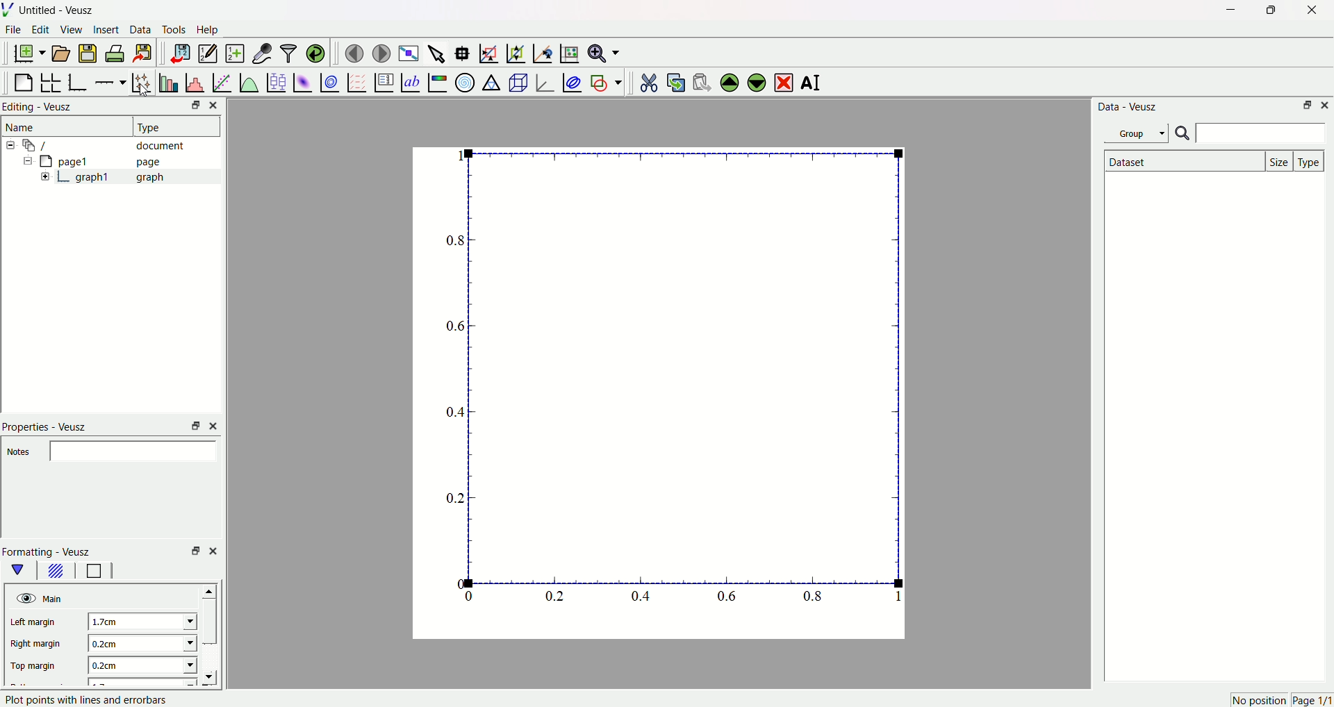 This screenshot has width=1334, height=707. I want to click on Data - Veusz, so click(1129, 108).